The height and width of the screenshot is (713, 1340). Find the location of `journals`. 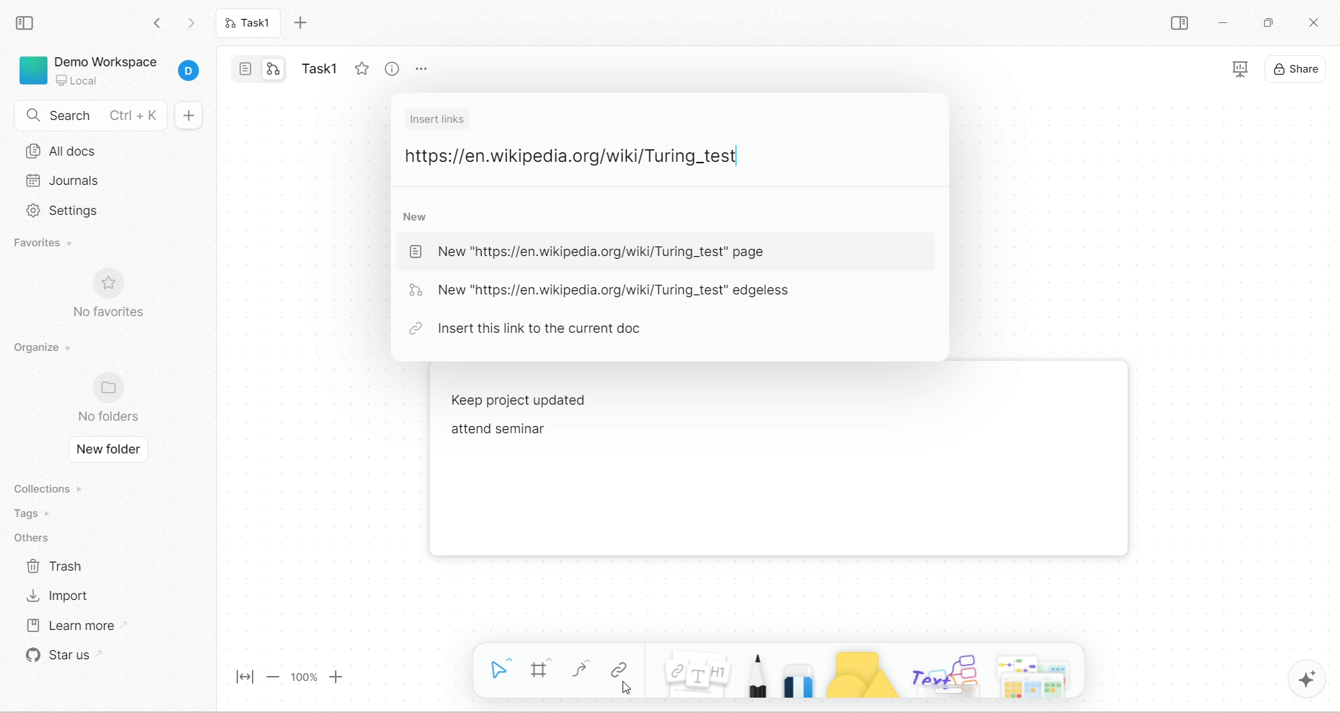

journals is located at coordinates (99, 181).